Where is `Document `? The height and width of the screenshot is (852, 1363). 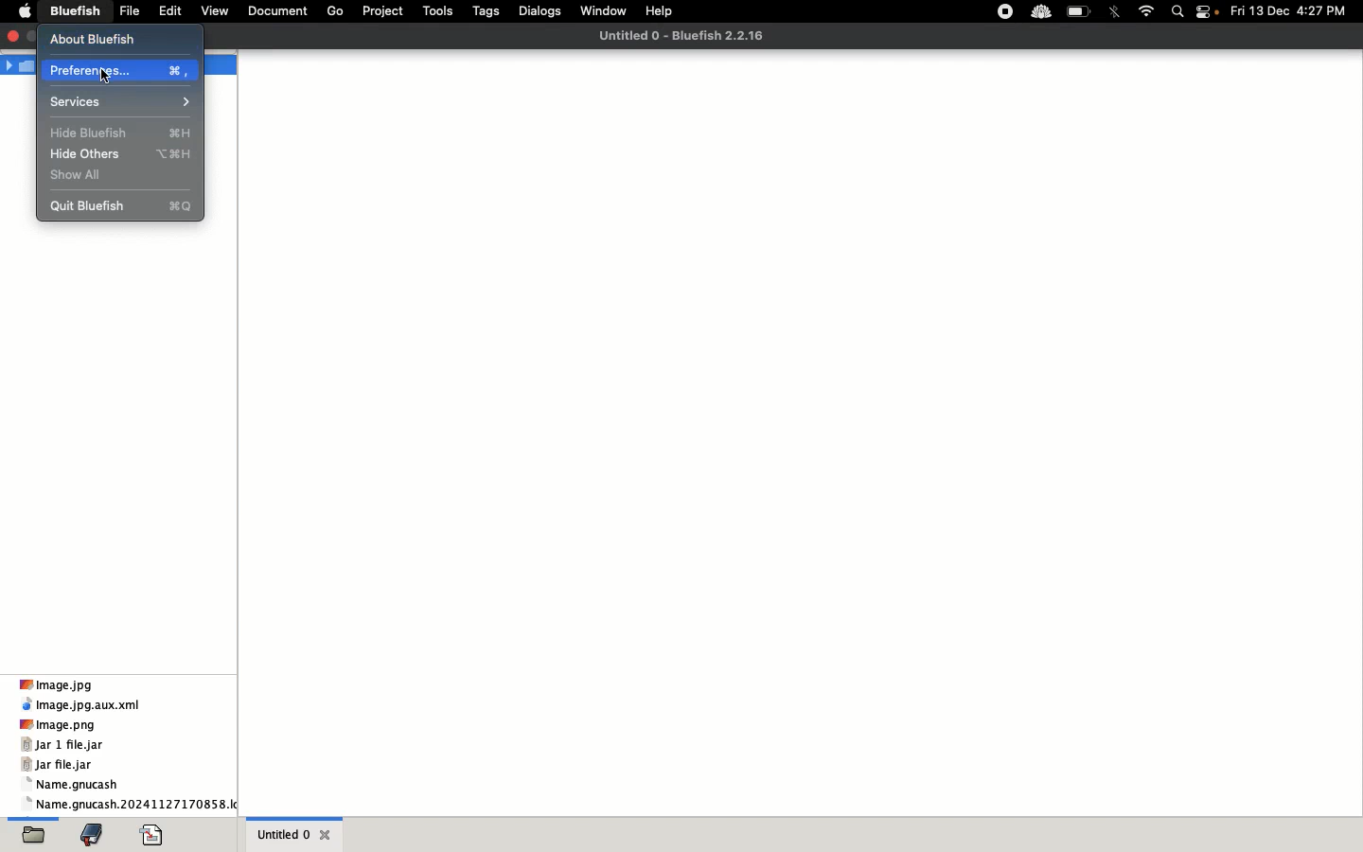
Document  is located at coordinates (276, 12).